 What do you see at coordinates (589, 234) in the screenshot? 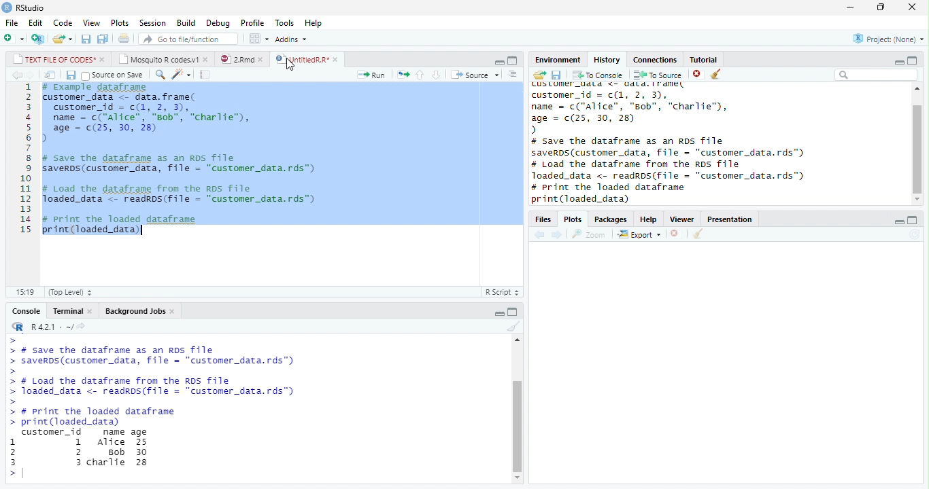
I see `Zoom` at bounding box center [589, 234].